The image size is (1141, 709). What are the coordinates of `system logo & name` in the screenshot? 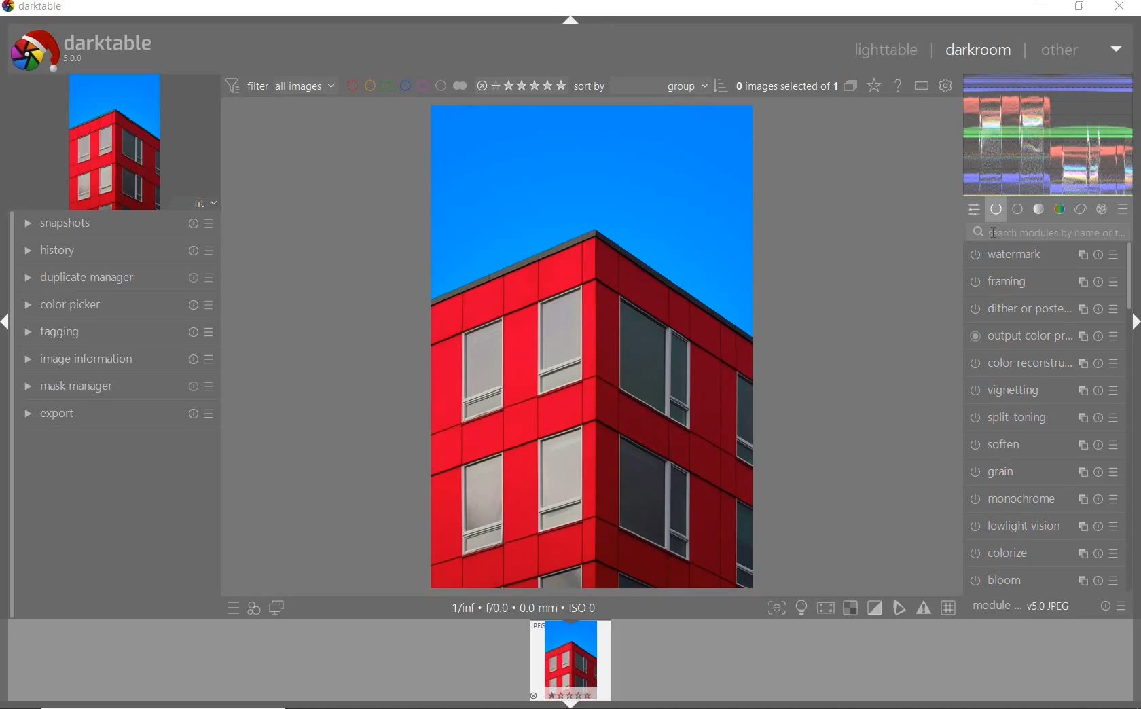 It's located at (84, 50).